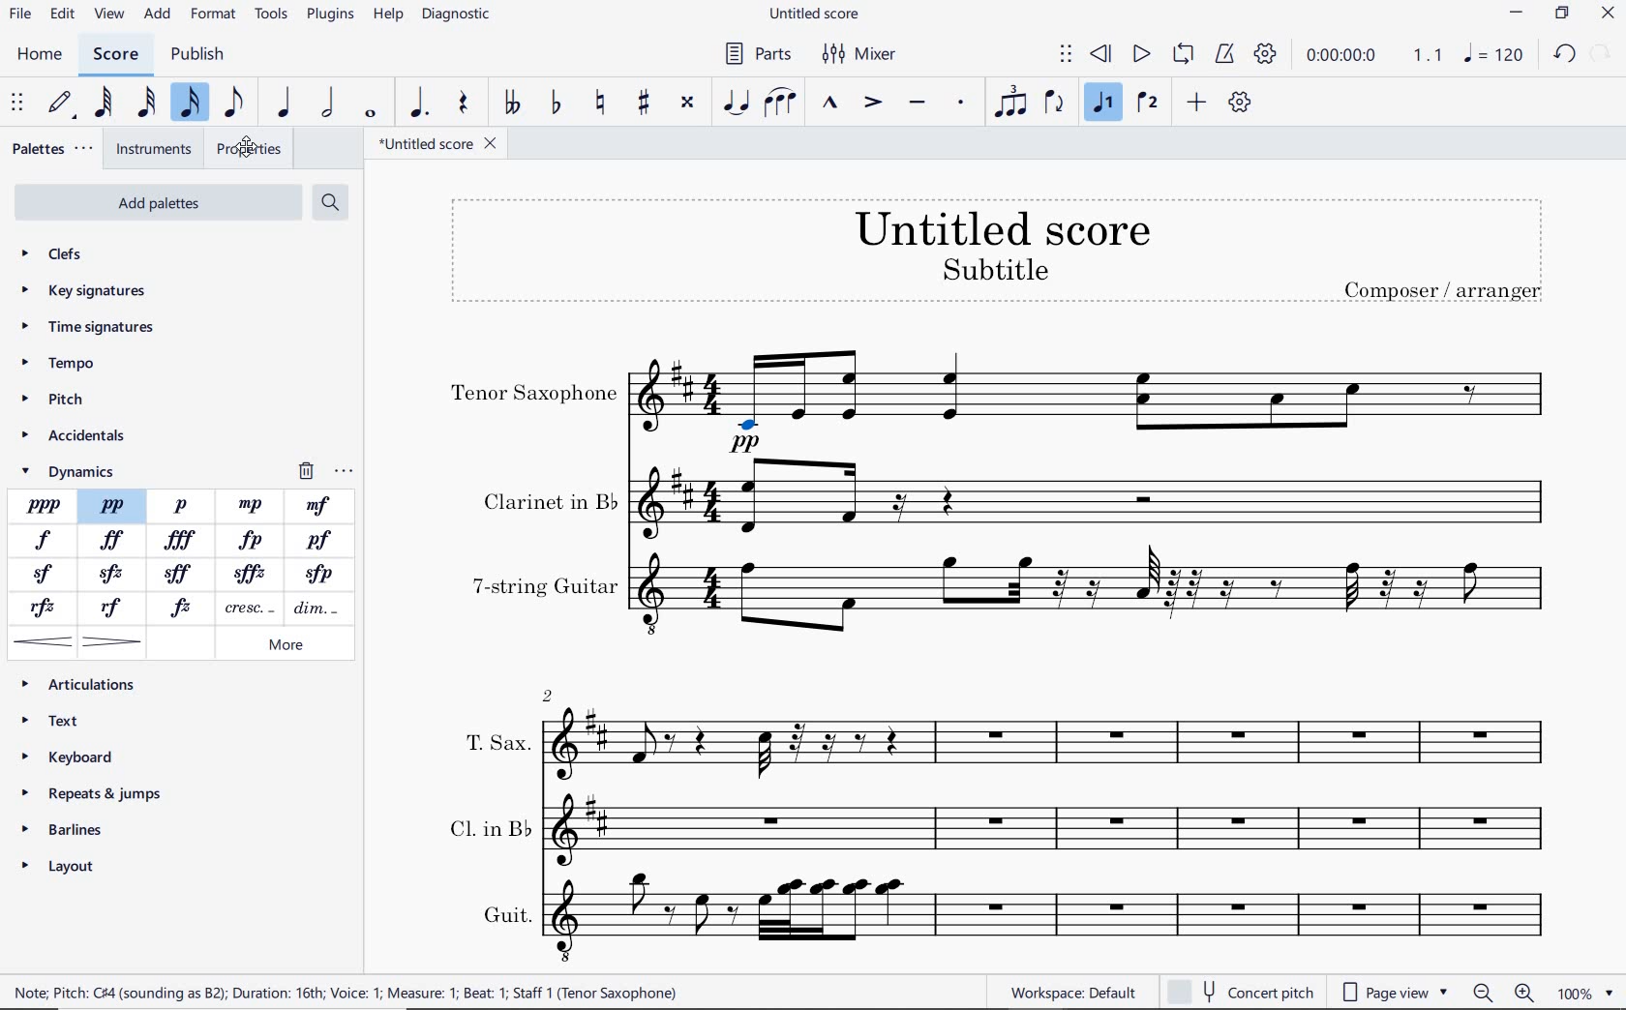 Image resolution: width=1626 pixels, height=1010 pixels. What do you see at coordinates (51, 148) in the screenshot?
I see `palettes` at bounding box center [51, 148].